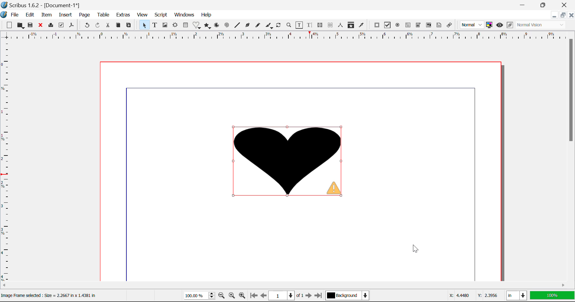 The image size is (575, 302). Describe the element at coordinates (348, 296) in the screenshot. I see `Background` at that location.